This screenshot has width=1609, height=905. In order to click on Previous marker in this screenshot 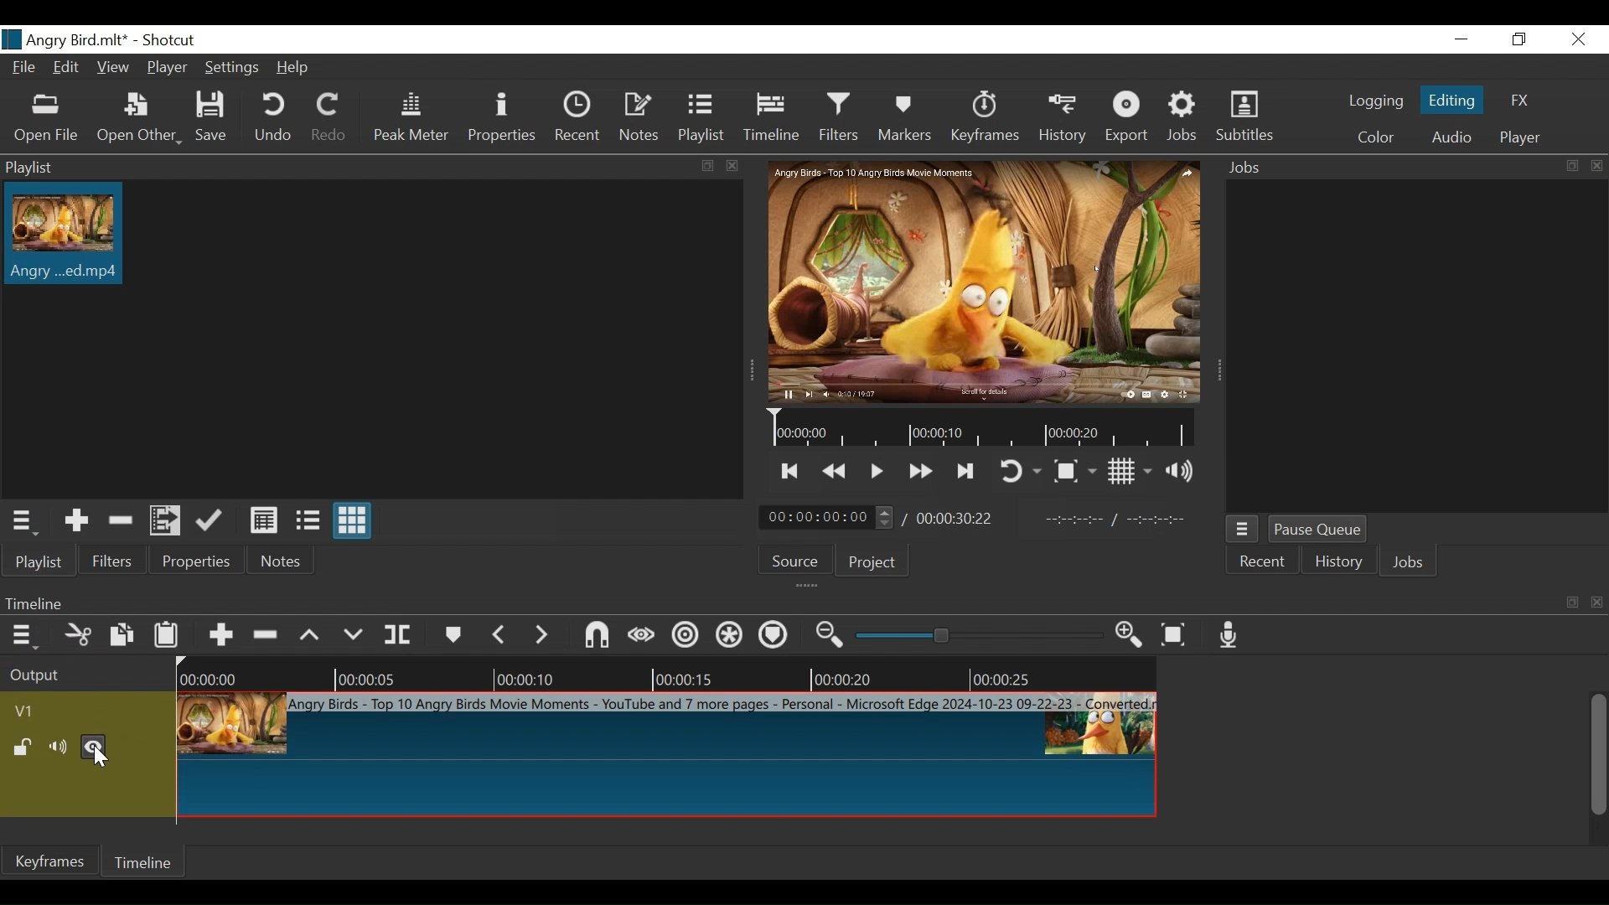, I will do `click(499, 634)`.